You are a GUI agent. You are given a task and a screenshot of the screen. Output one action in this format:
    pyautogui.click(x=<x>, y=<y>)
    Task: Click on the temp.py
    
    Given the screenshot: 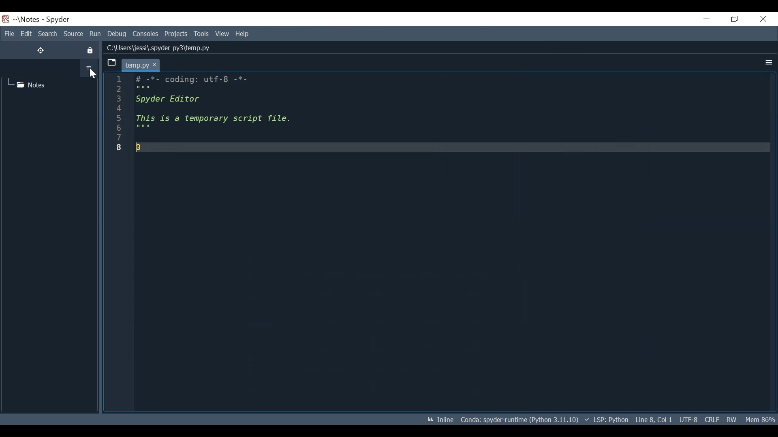 What is the action you would take?
    pyautogui.click(x=148, y=64)
    